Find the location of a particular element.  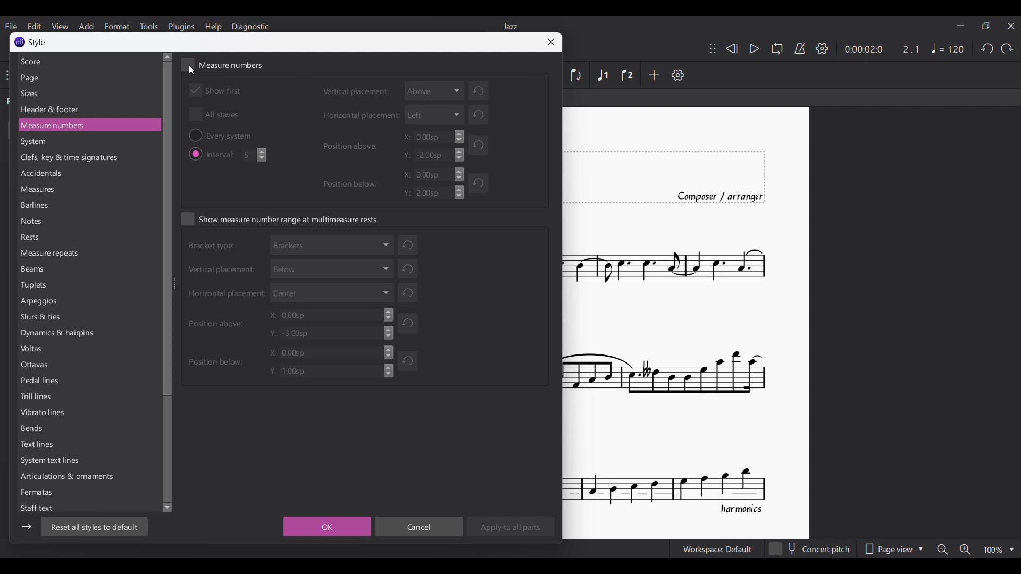

Y is located at coordinates (431, 193).